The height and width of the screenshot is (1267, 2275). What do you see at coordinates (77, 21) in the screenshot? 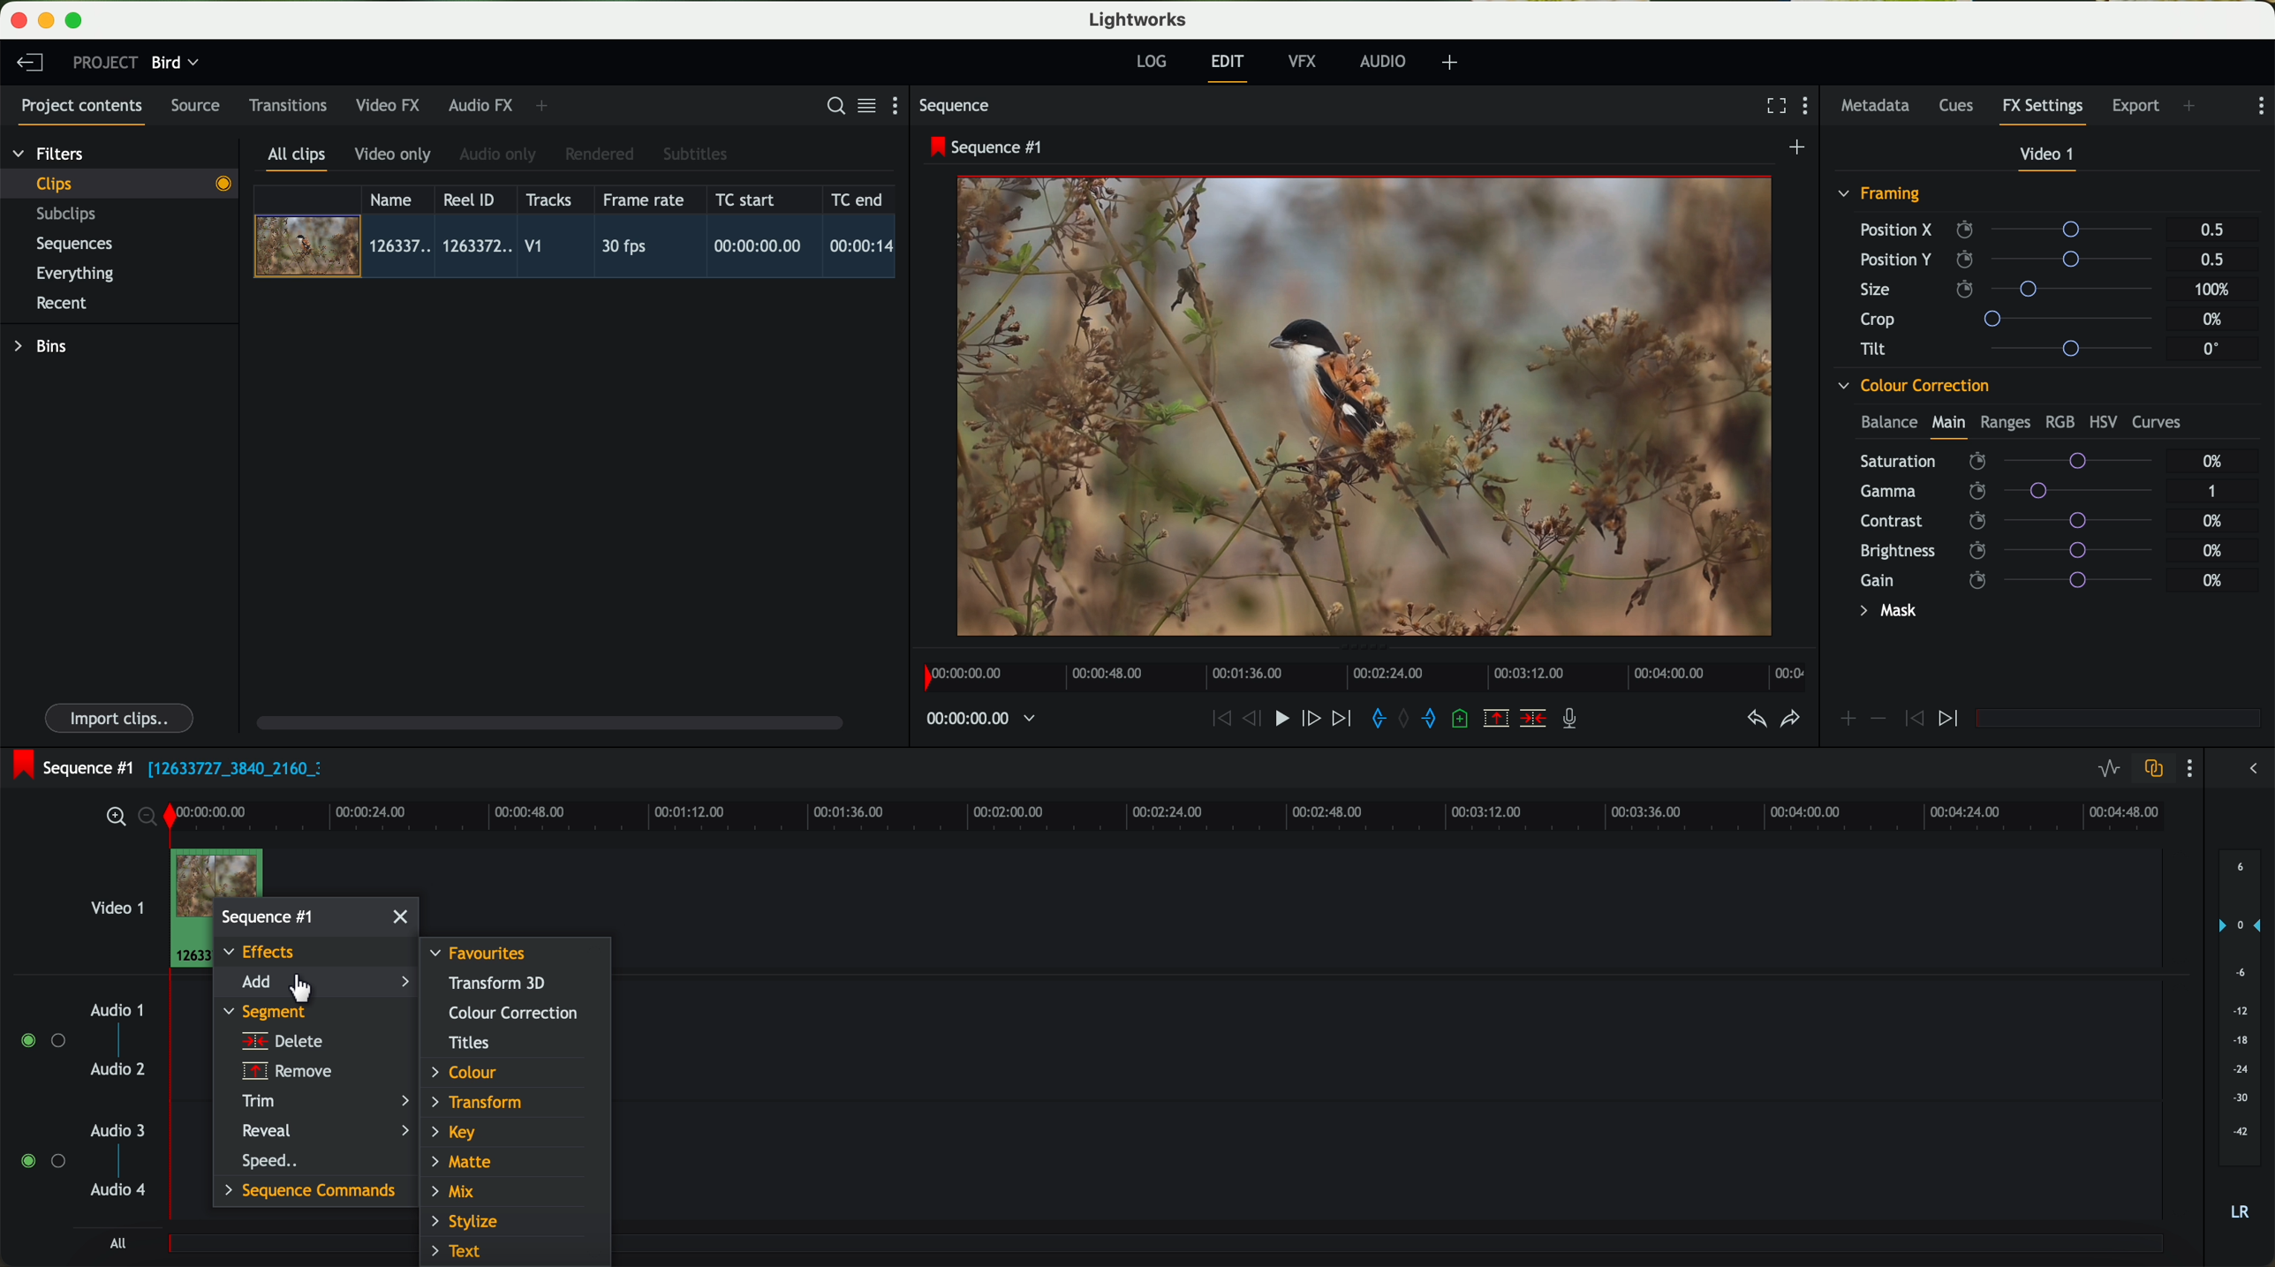
I see `maximize program` at bounding box center [77, 21].